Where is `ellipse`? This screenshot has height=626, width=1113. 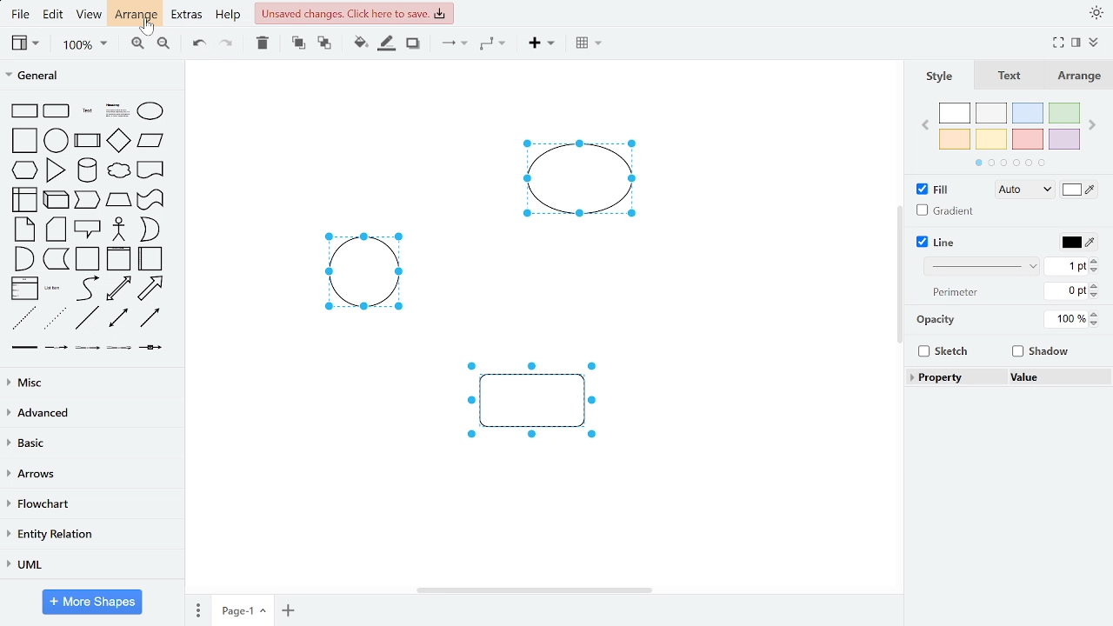 ellipse is located at coordinates (150, 111).